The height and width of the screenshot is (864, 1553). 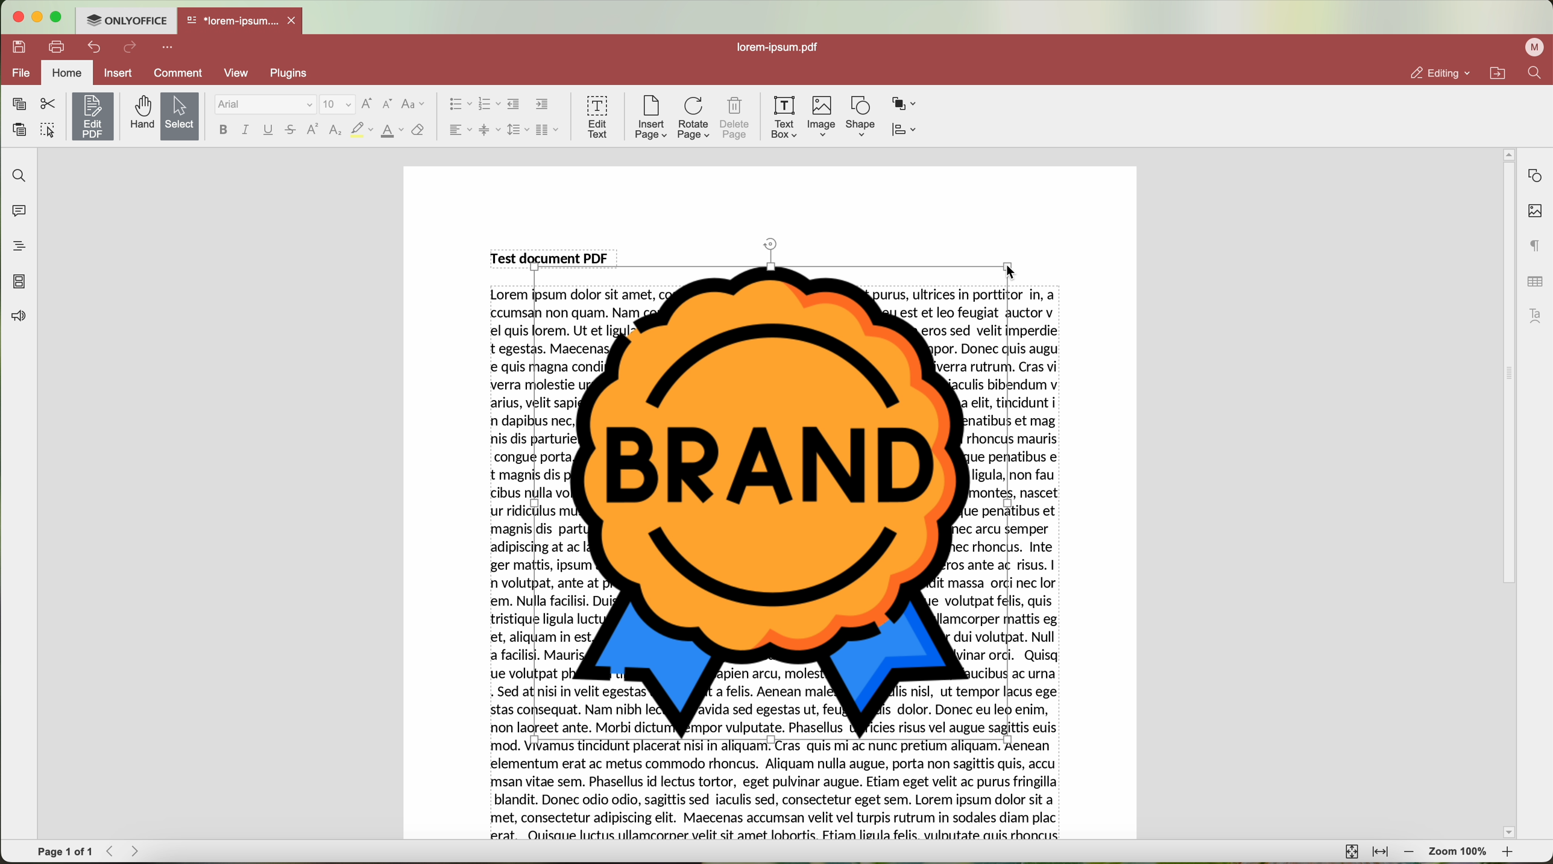 I want to click on undo, so click(x=96, y=47).